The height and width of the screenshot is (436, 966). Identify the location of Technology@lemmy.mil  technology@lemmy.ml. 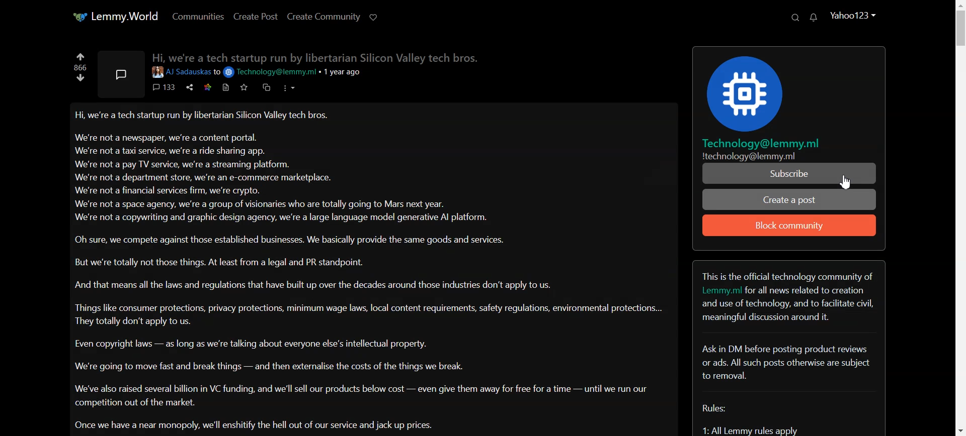
(778, 150).